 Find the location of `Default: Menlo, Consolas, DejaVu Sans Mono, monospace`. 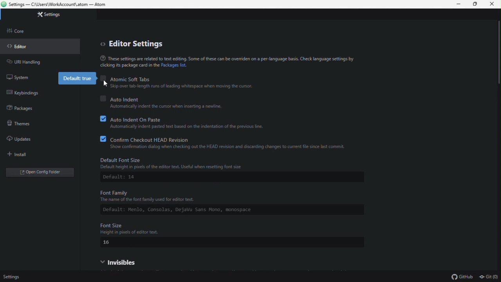

Default: Menlo, Consolas, DejaVu Sans Mono, monospace is located at coordinates (228, 210).